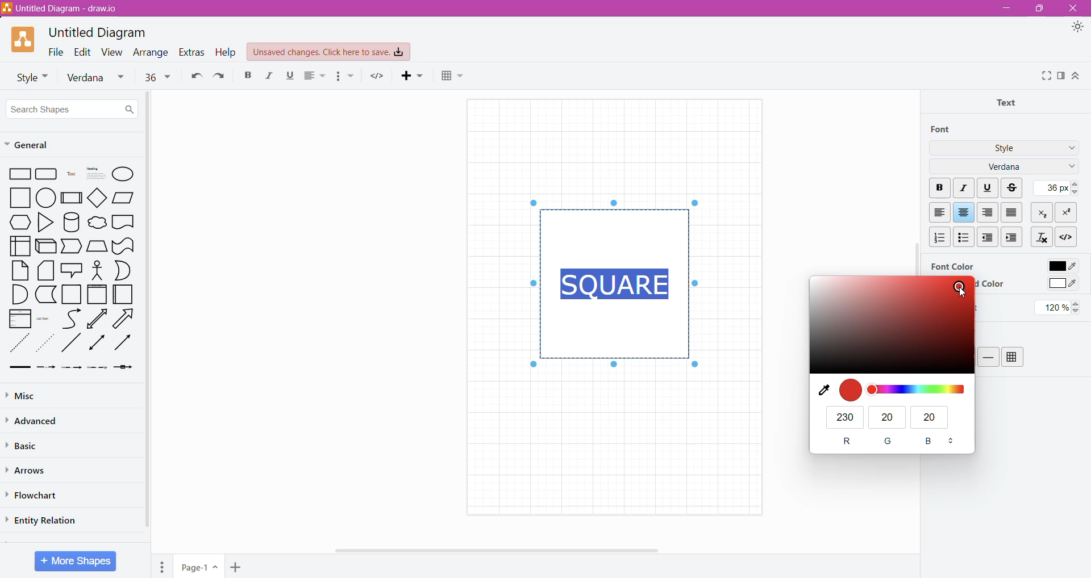  Describe the element at coordinates (952, 266) in the screenshot. I see `Font Color` at that location.